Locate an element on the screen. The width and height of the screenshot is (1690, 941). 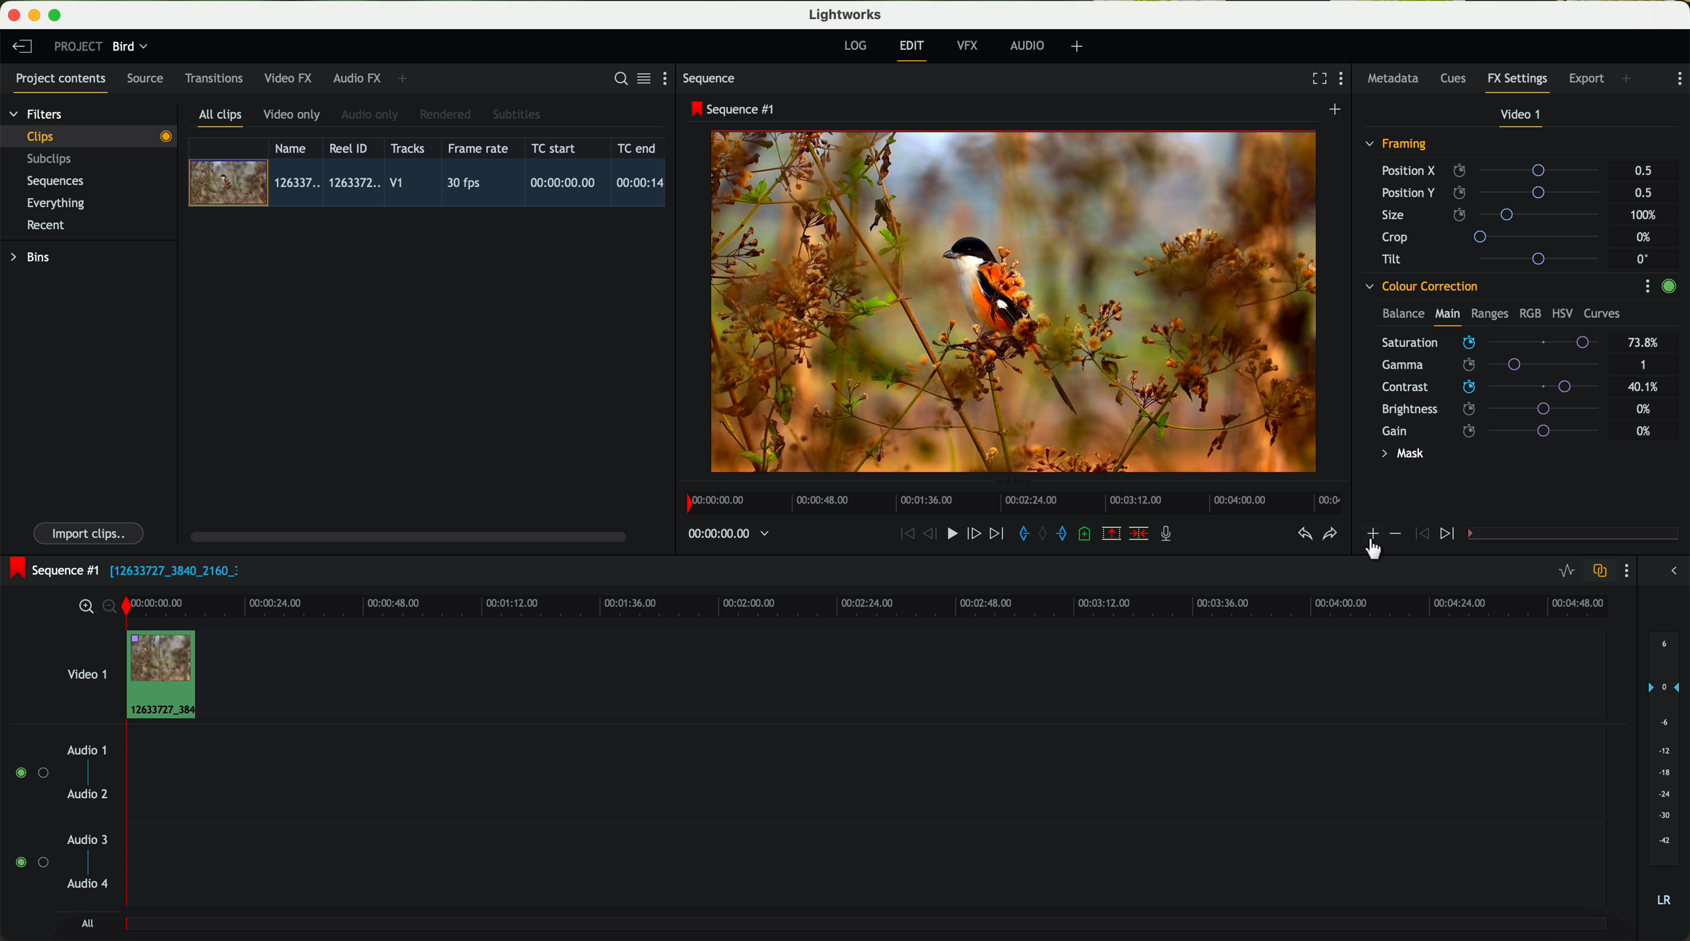
video FX is located at coordinates (291, 78).